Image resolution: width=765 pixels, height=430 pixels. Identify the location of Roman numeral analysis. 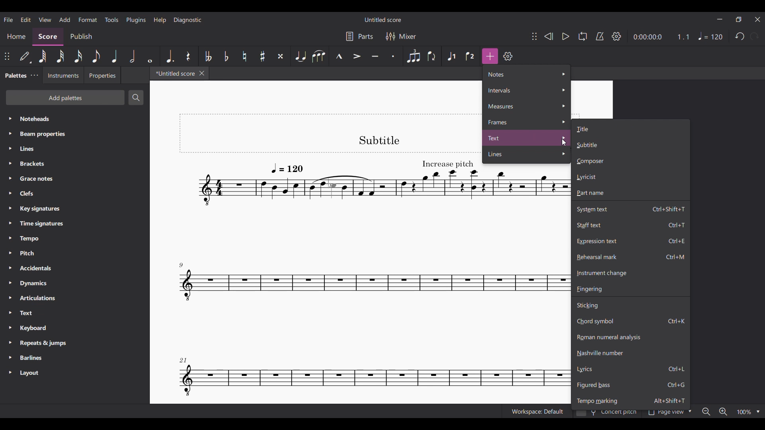
(630, 337).